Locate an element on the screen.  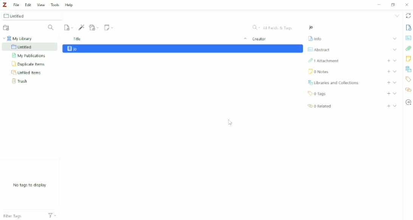
View is located at coordinates (41, 5).